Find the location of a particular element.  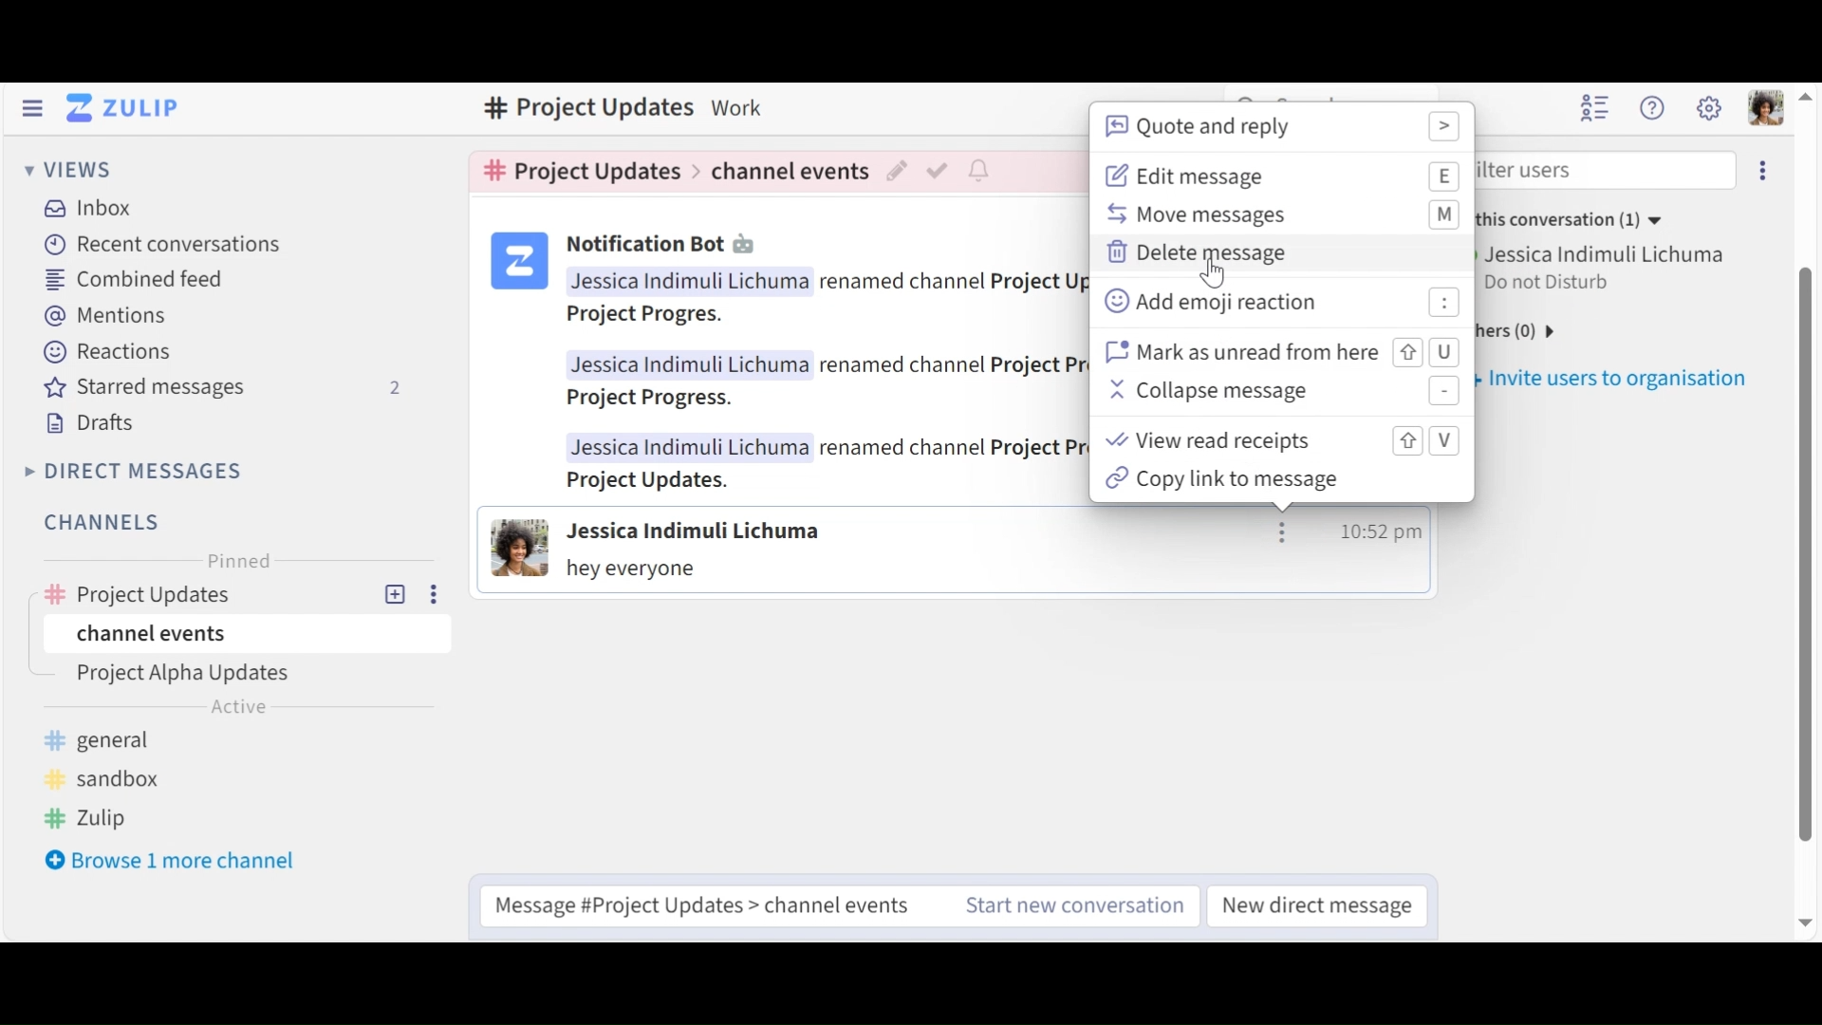

Views is located at coordinates (72, 173).